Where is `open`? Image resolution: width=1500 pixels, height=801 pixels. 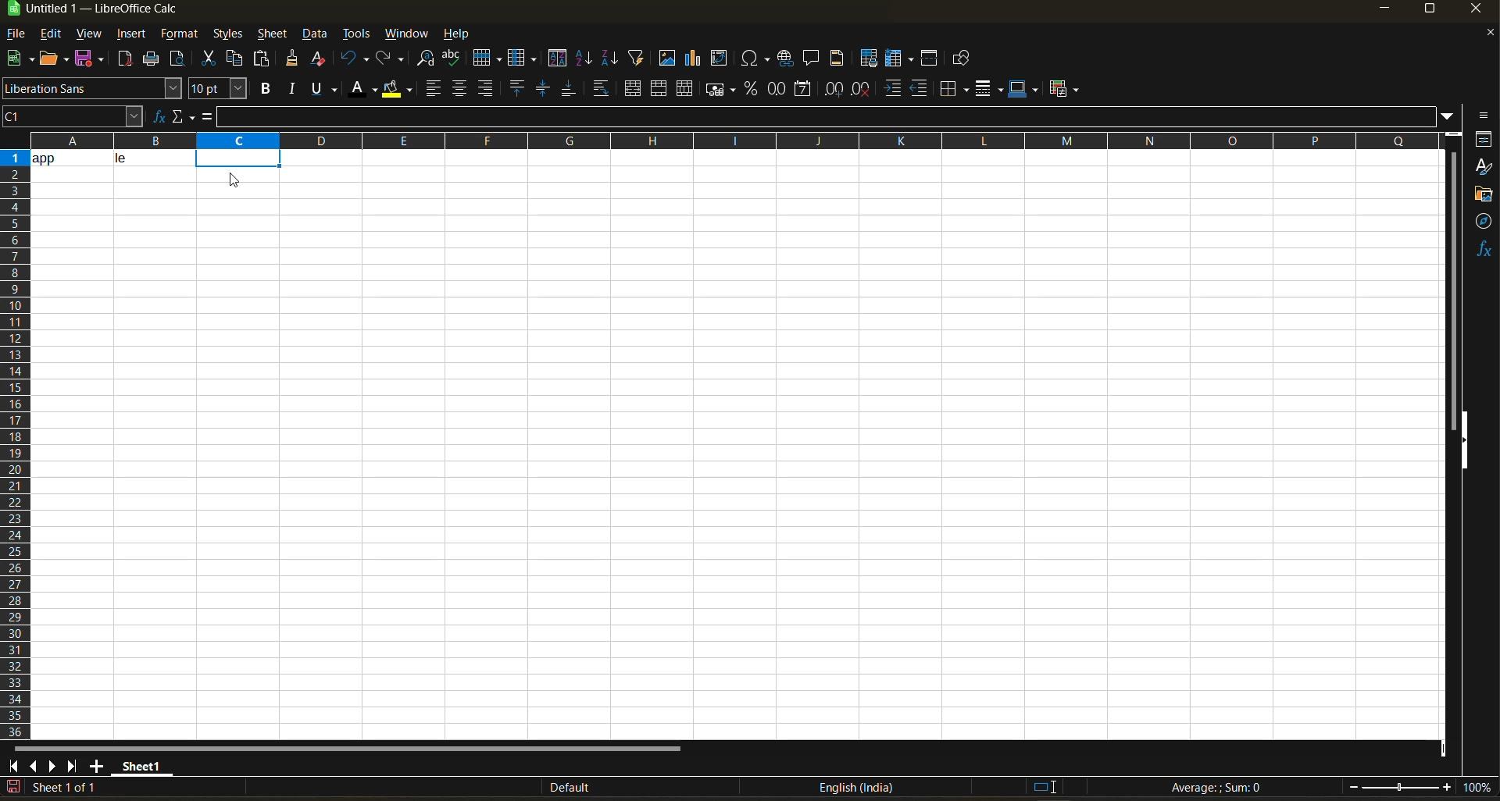 open is located at coordinates (55, 59).